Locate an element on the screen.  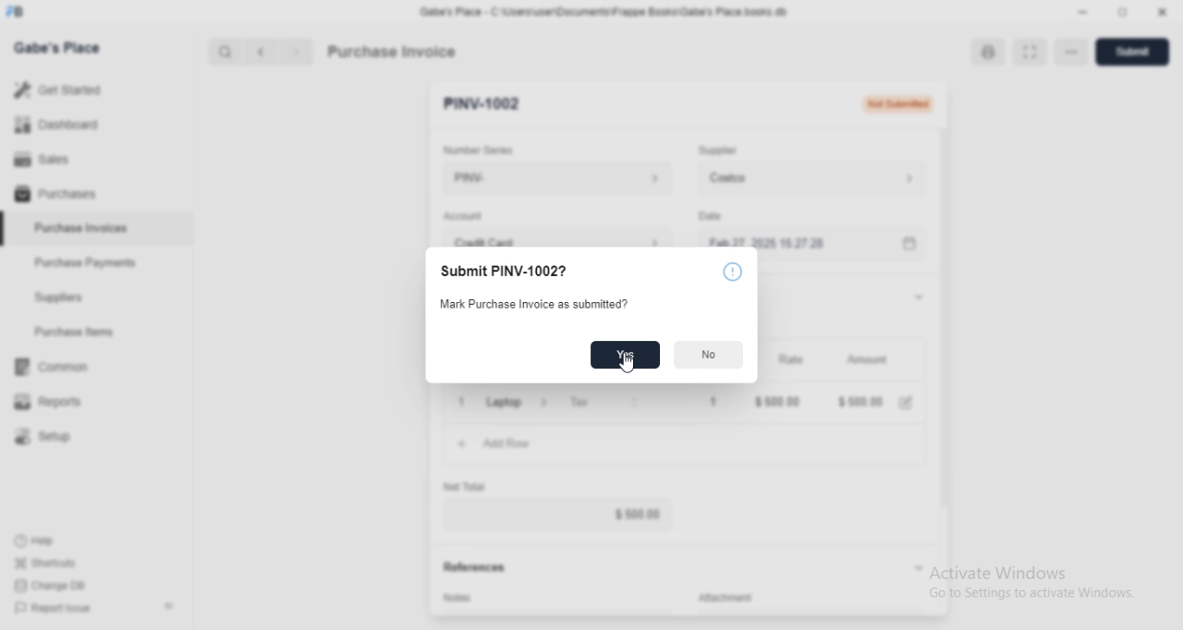
Help is located at coordinates (45, 541).